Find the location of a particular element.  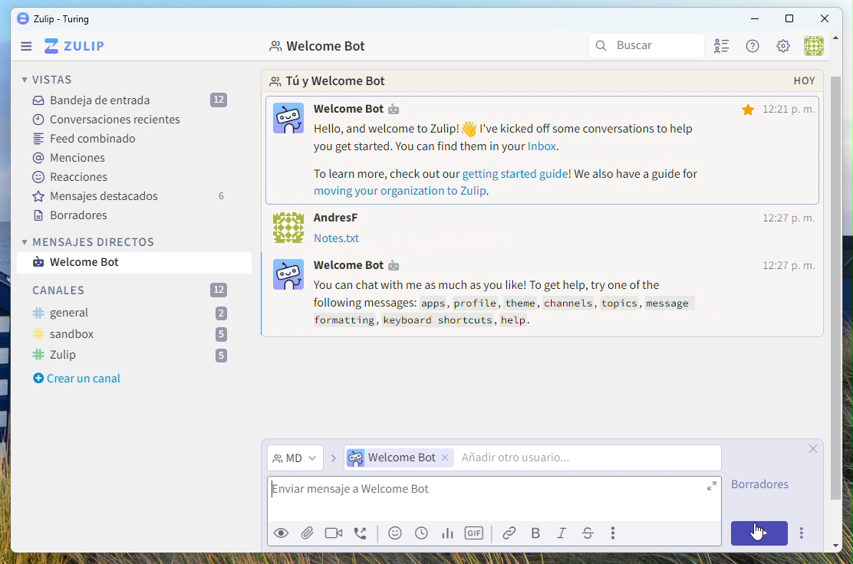

Face is located at coordinates (397, 533).